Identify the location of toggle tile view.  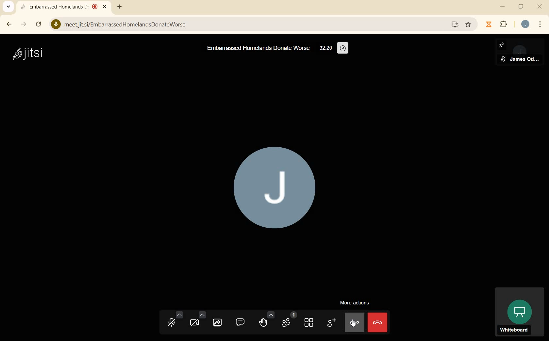
(308, 323).